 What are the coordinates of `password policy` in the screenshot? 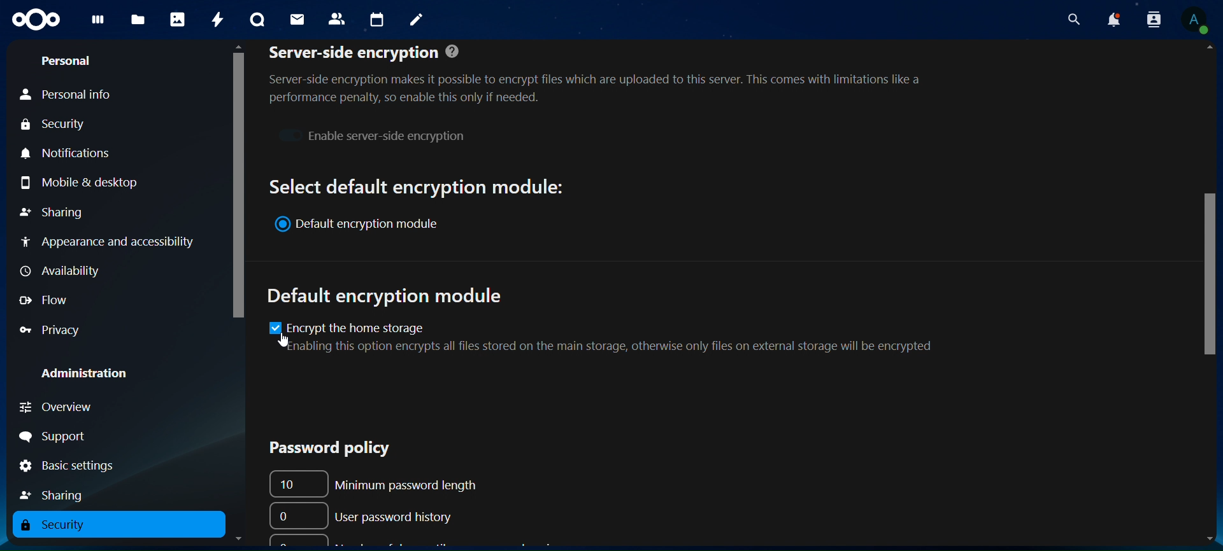 It's located at (320, 447).